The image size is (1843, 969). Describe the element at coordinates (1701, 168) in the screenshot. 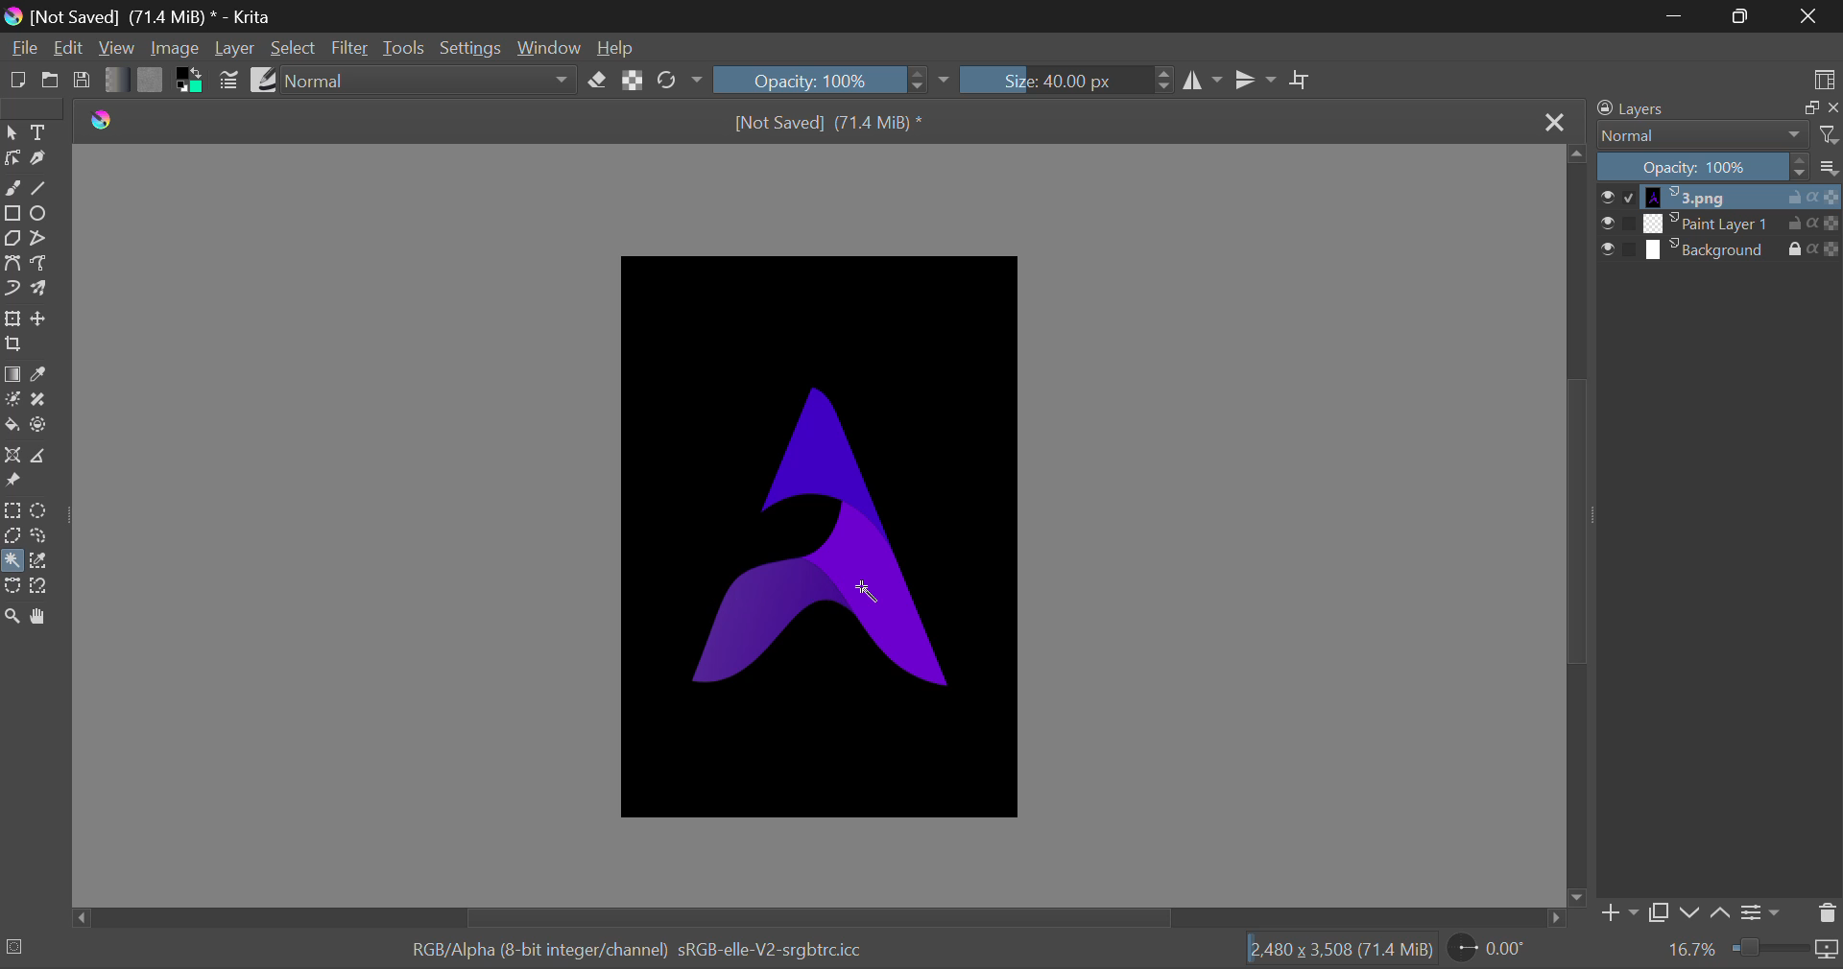

I see `Opacity` at that location.